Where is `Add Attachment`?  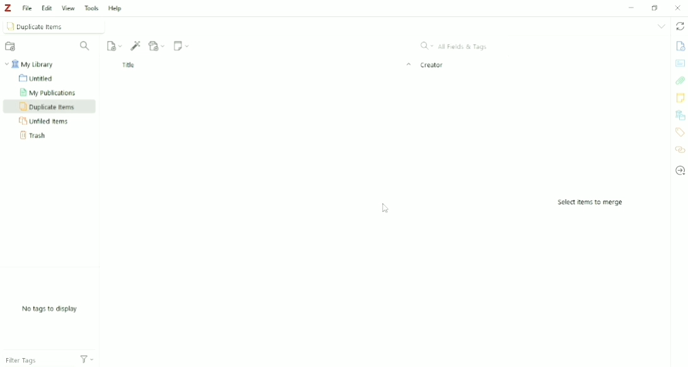
Add Attachment is located at coordinates (158, 46).